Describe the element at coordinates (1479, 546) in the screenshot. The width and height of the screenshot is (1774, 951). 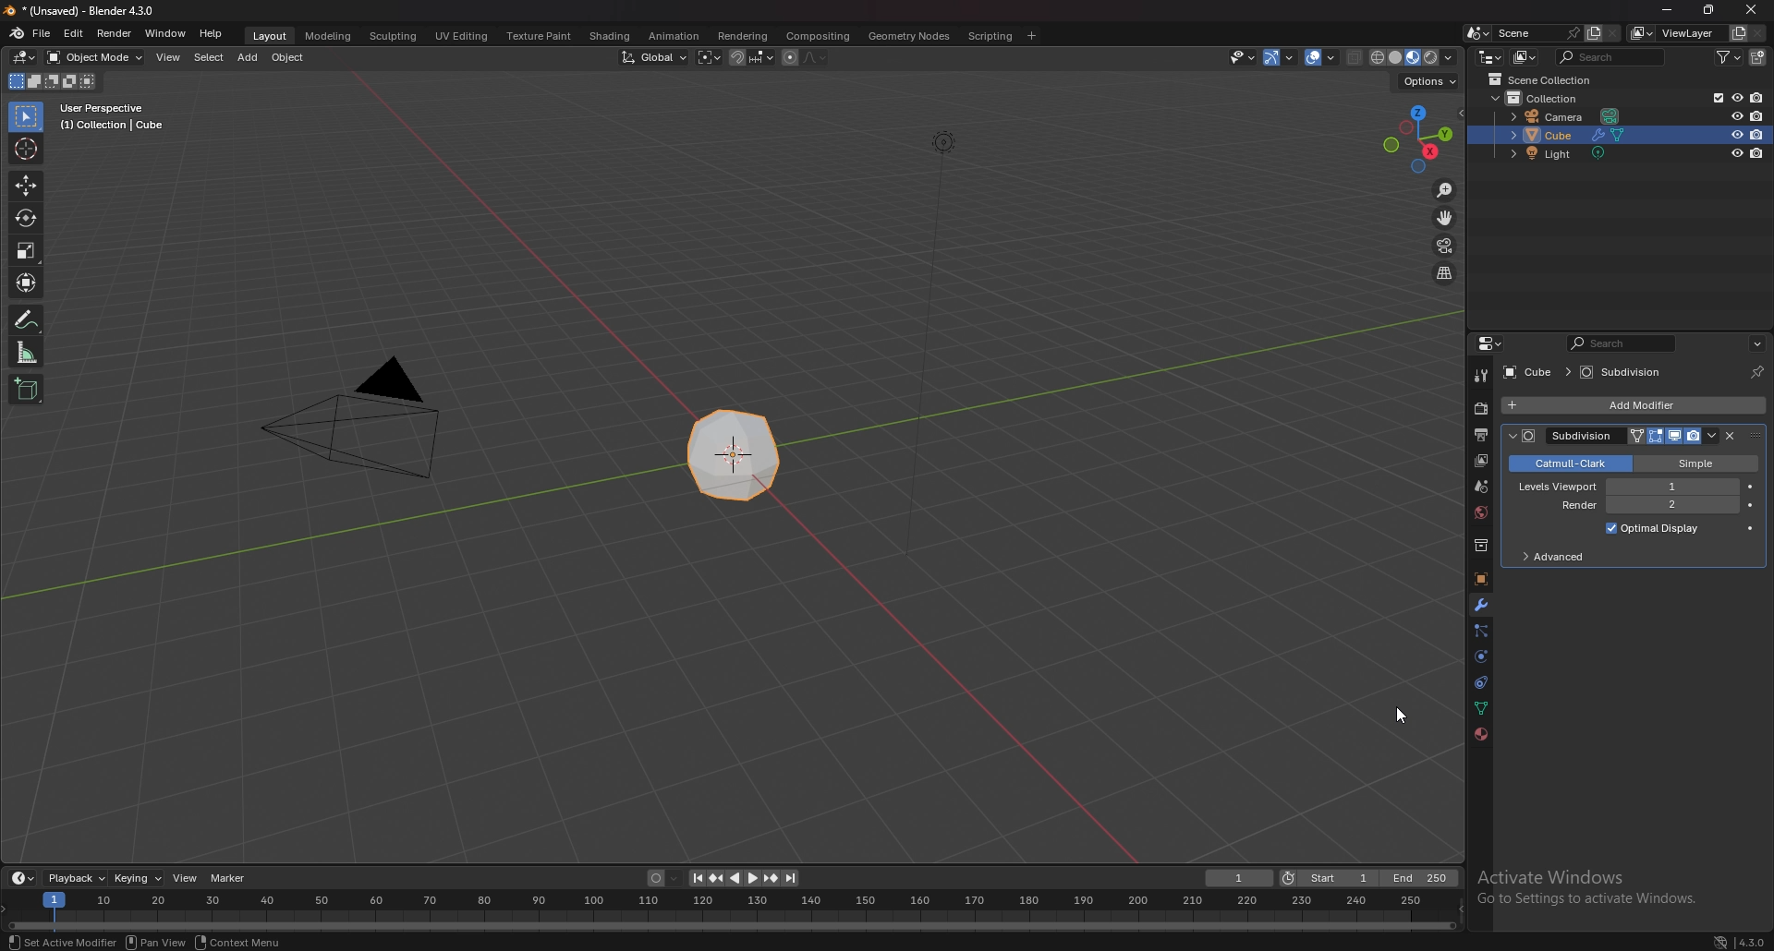
I see `collection` at that location.